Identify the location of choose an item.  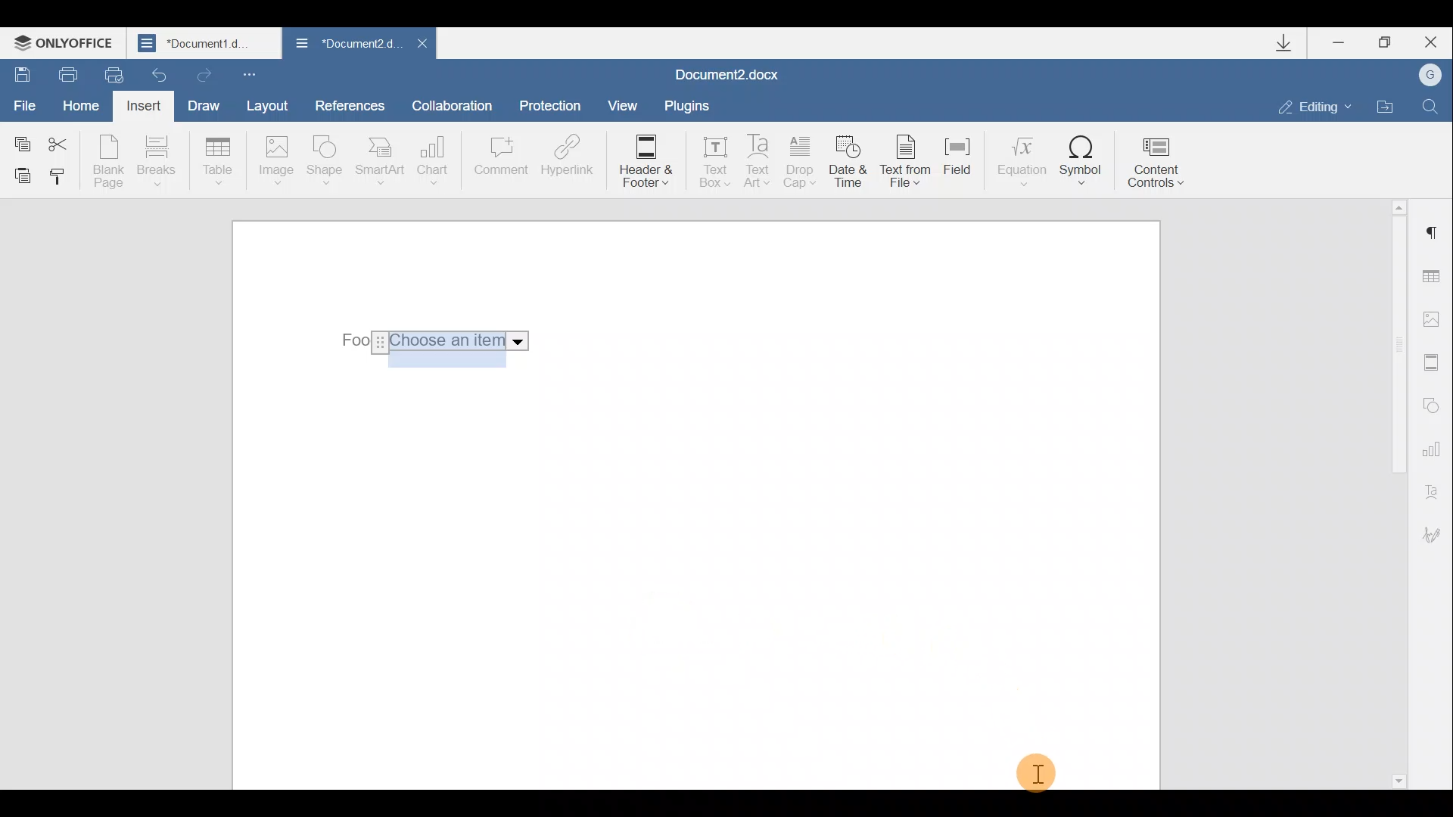
(460, 341).